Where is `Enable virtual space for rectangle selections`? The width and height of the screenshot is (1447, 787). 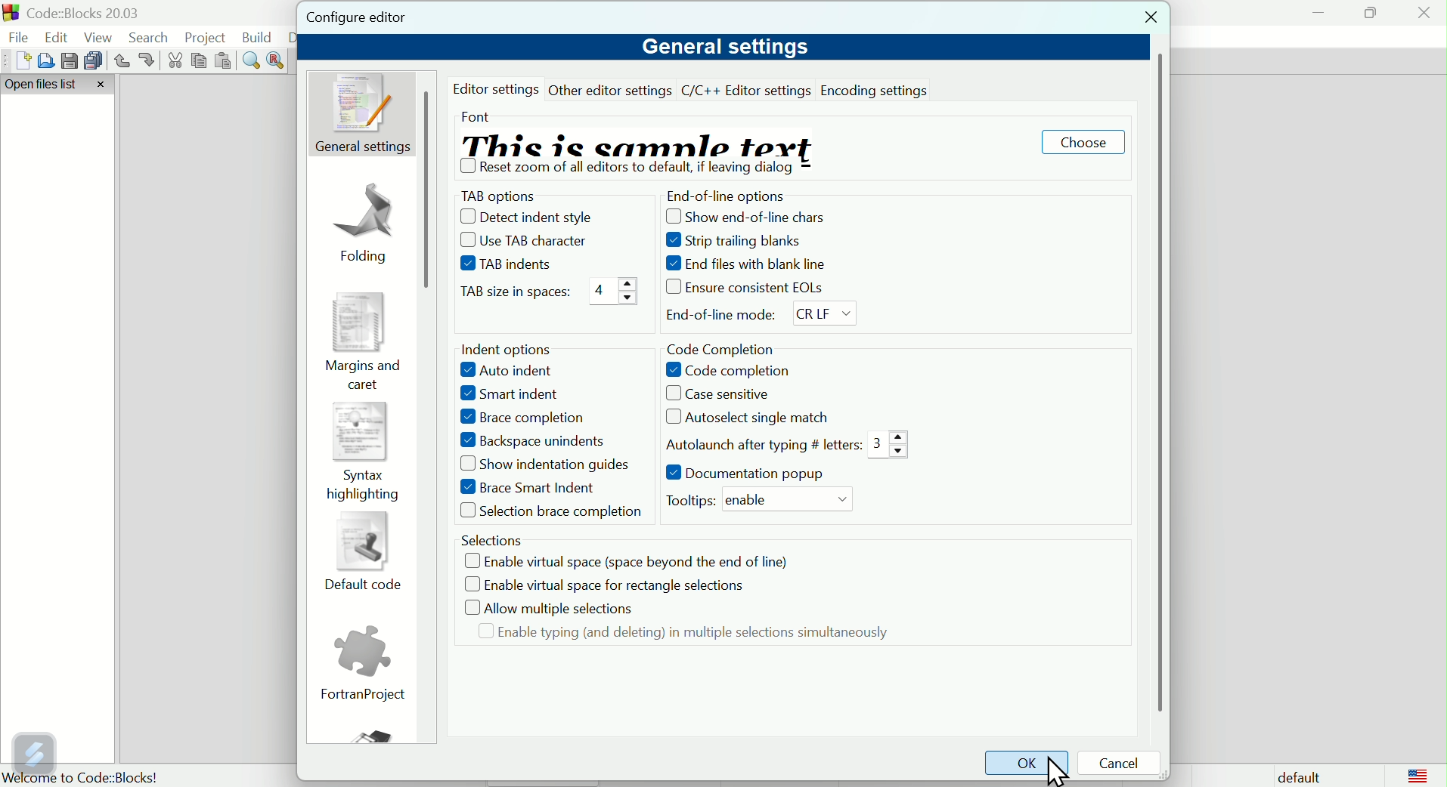 Enable virtual space for rectangle selections is located at coordinates (600, 584).